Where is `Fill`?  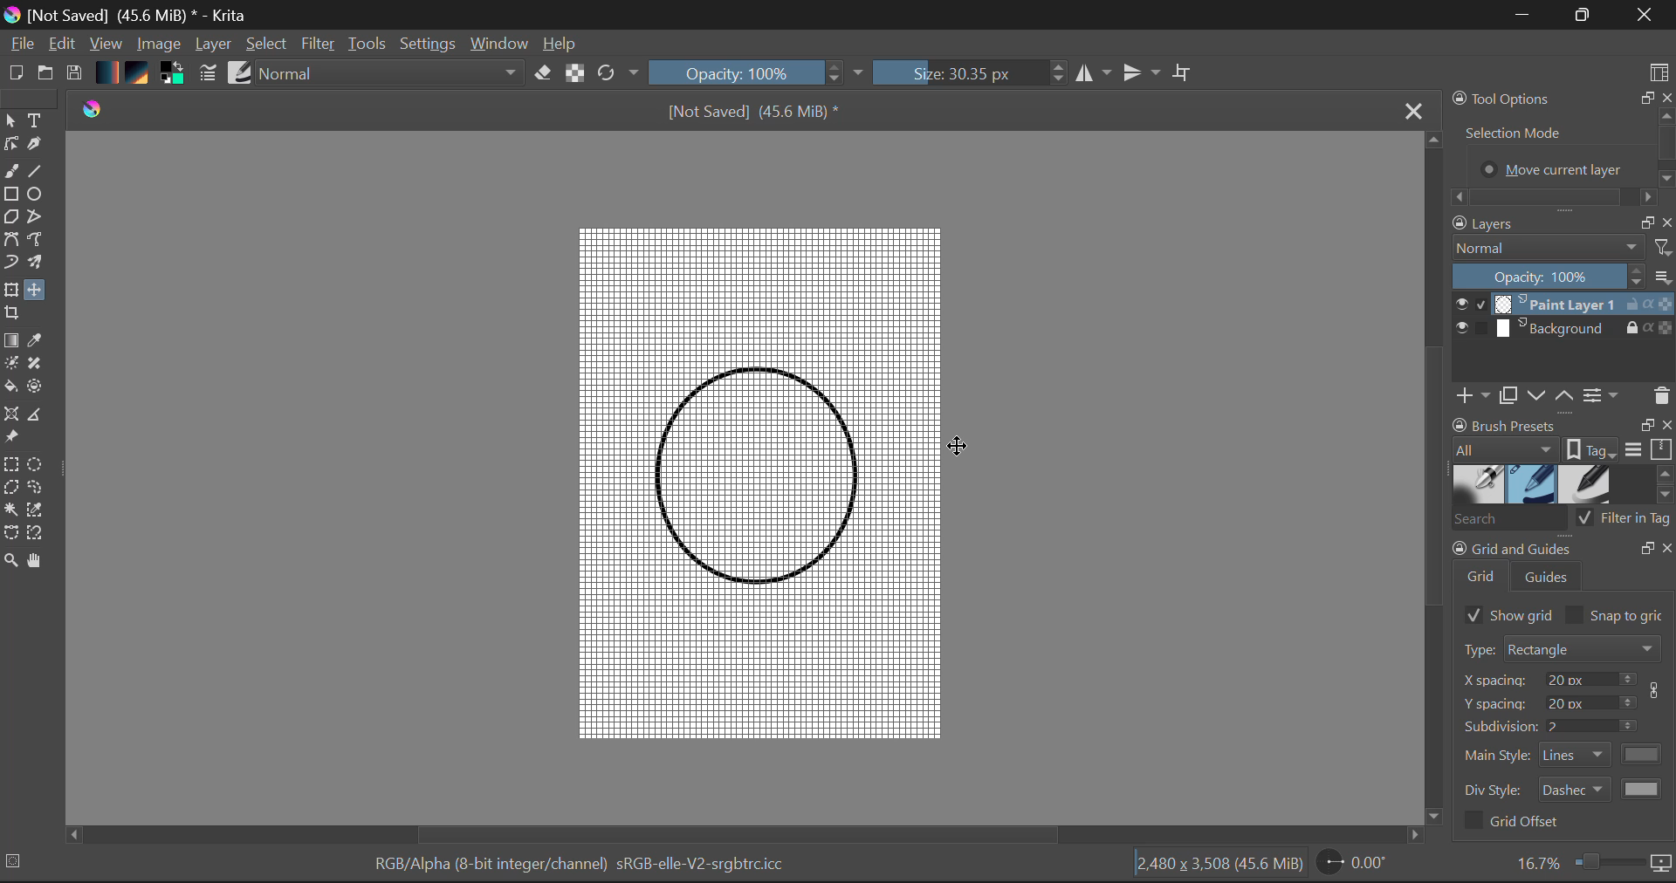 Fill is located at coordinates (10, 387).